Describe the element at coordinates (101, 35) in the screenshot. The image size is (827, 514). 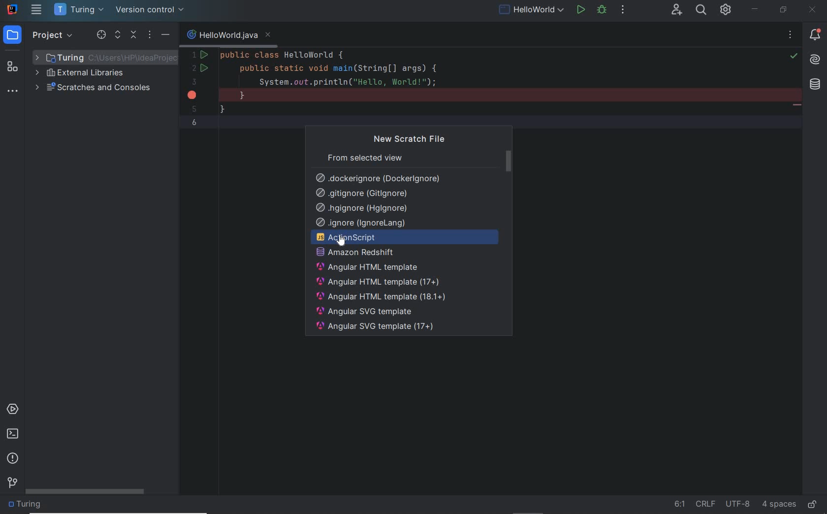
I see `select opened file` at that location.